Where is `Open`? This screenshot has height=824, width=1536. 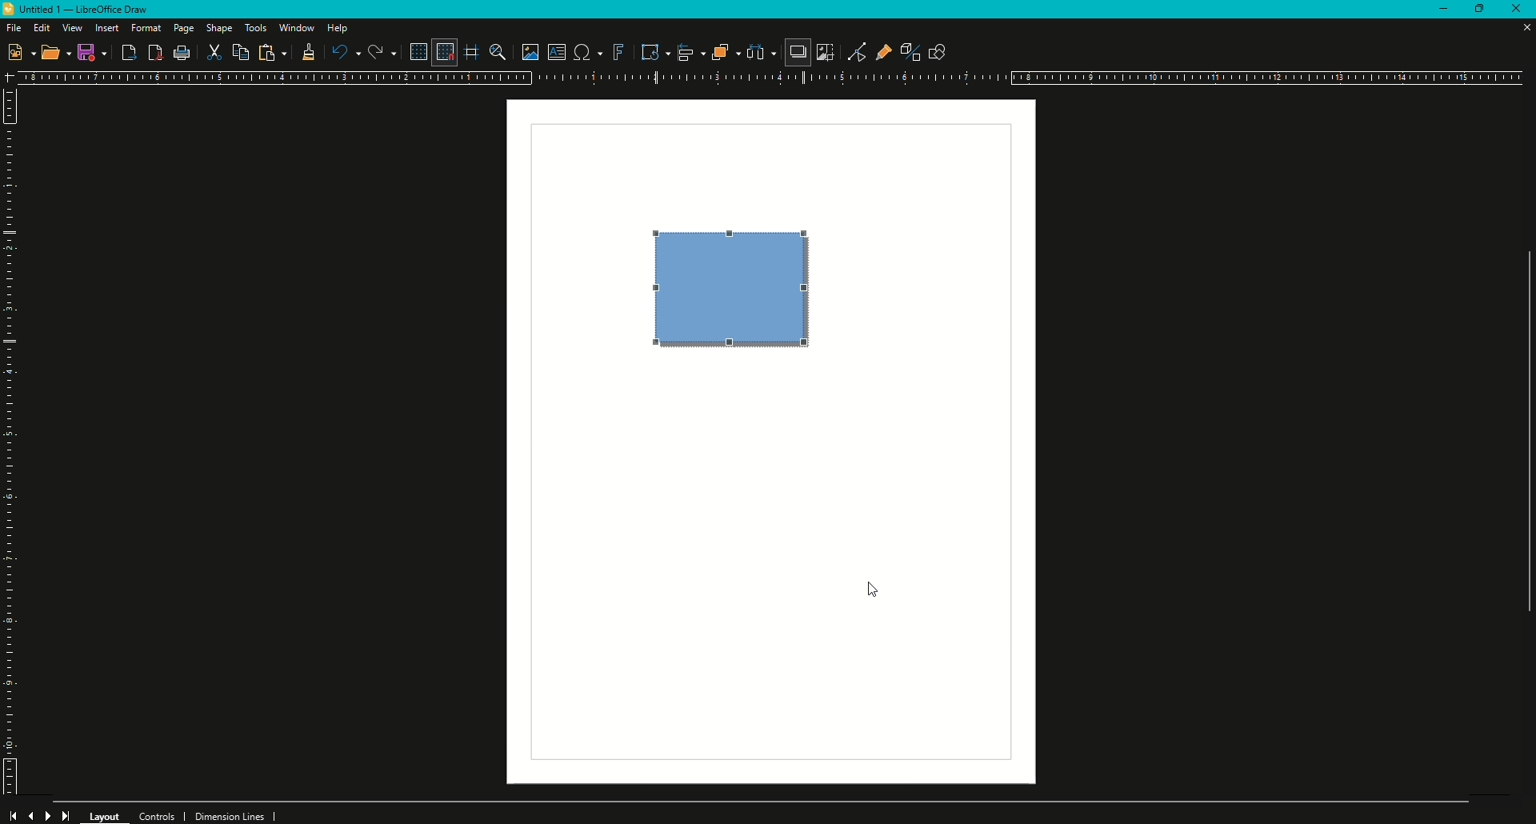 Open is located at coordinates (56, 54).